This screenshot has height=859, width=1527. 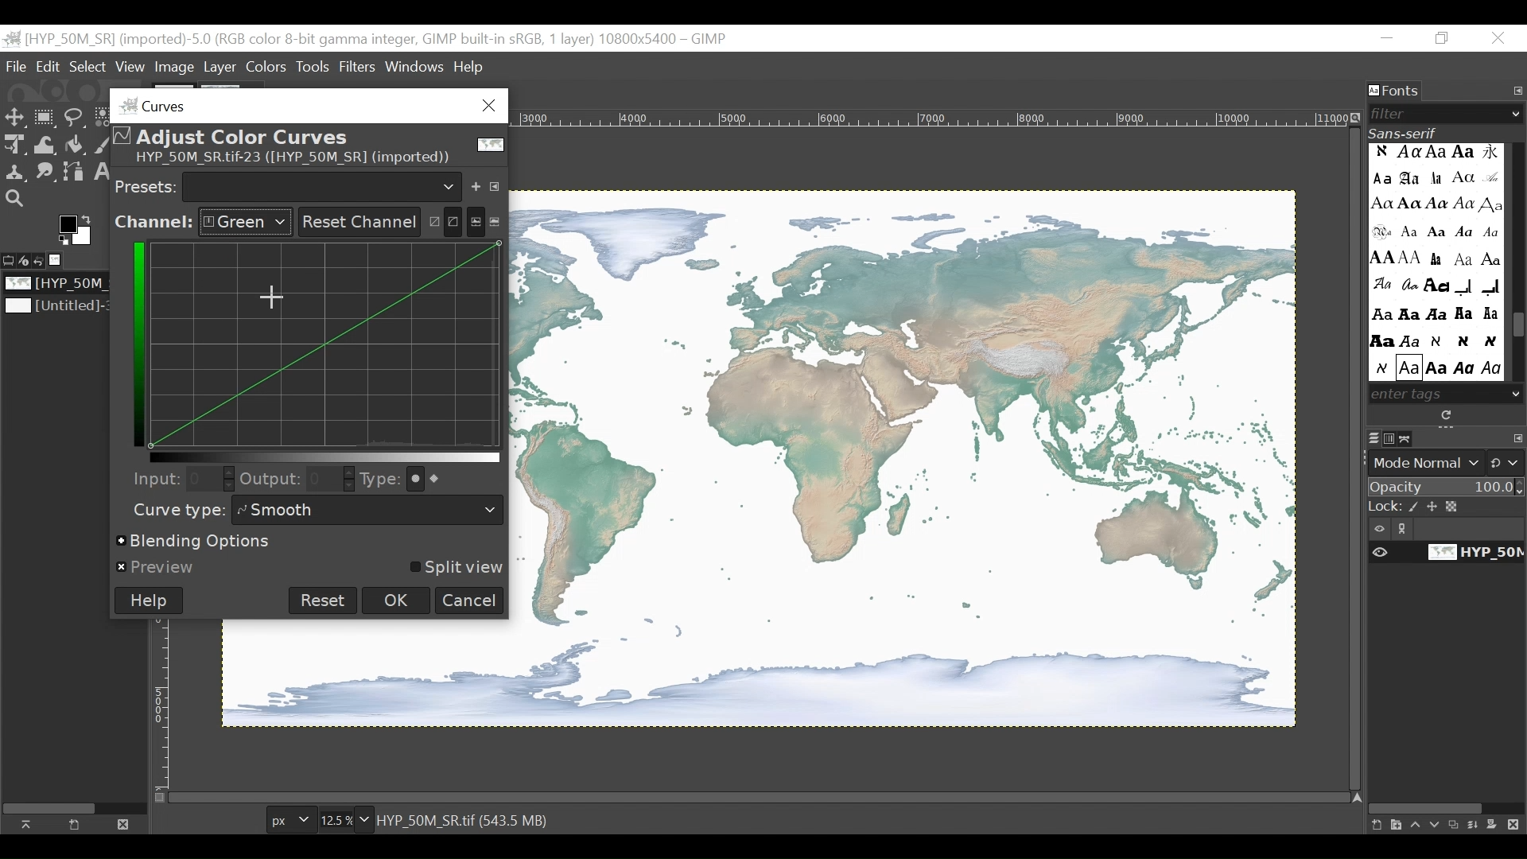 What do you see at coordinates (1447, 507) in the screenshot?
I see `Lock` at bounding box center [1447, 507].